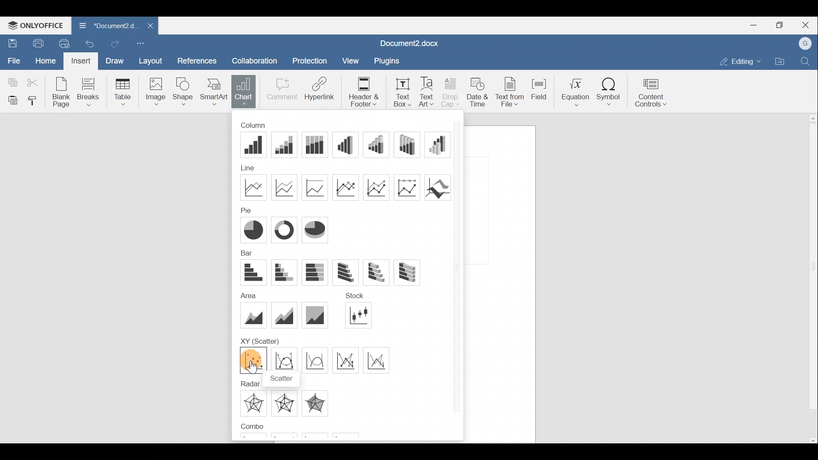 Image resolution: width=818 pixels, height=460 pixels. What do you see at coordinates (363, 316) in the screenshot?
I see `Stock` at bounding box center [363, 316].